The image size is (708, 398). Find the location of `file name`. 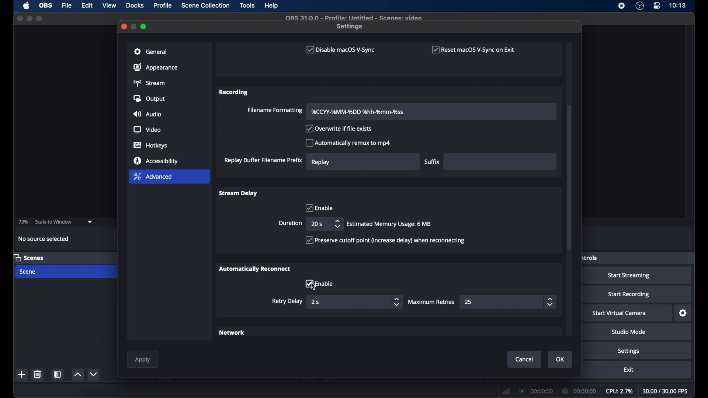

file name is located at coordinates (353, 17).